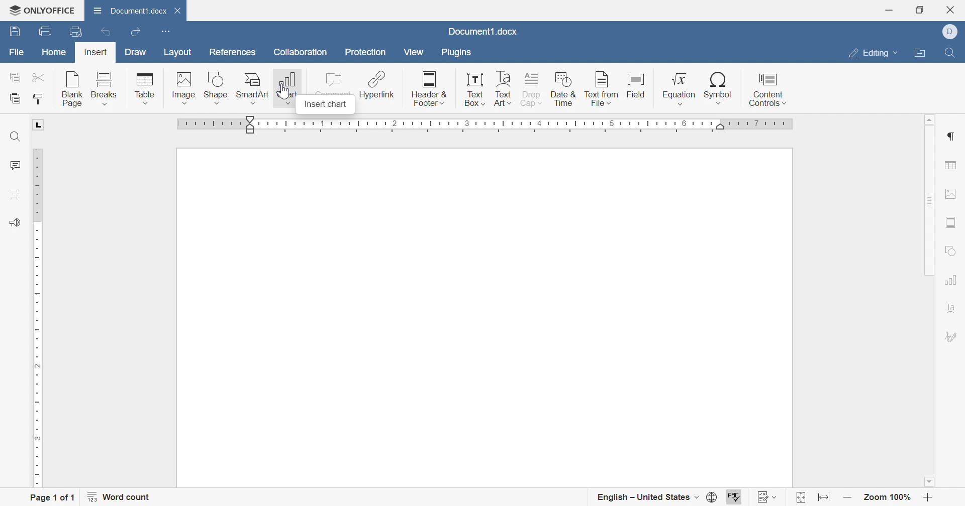 The width and height of the screenshot is (965, 506). I want to click on Drop Cap, so click(531, 88).